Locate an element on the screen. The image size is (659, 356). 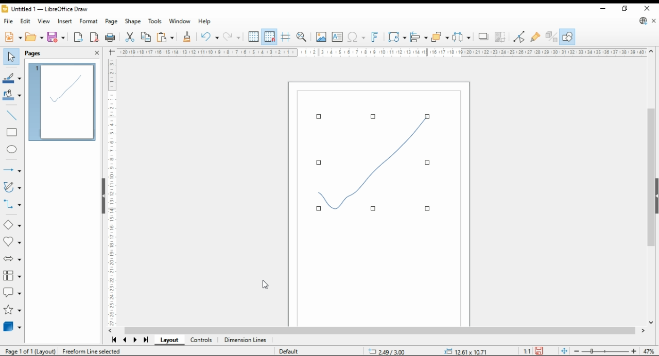
file is located at coordinates (8, 21).